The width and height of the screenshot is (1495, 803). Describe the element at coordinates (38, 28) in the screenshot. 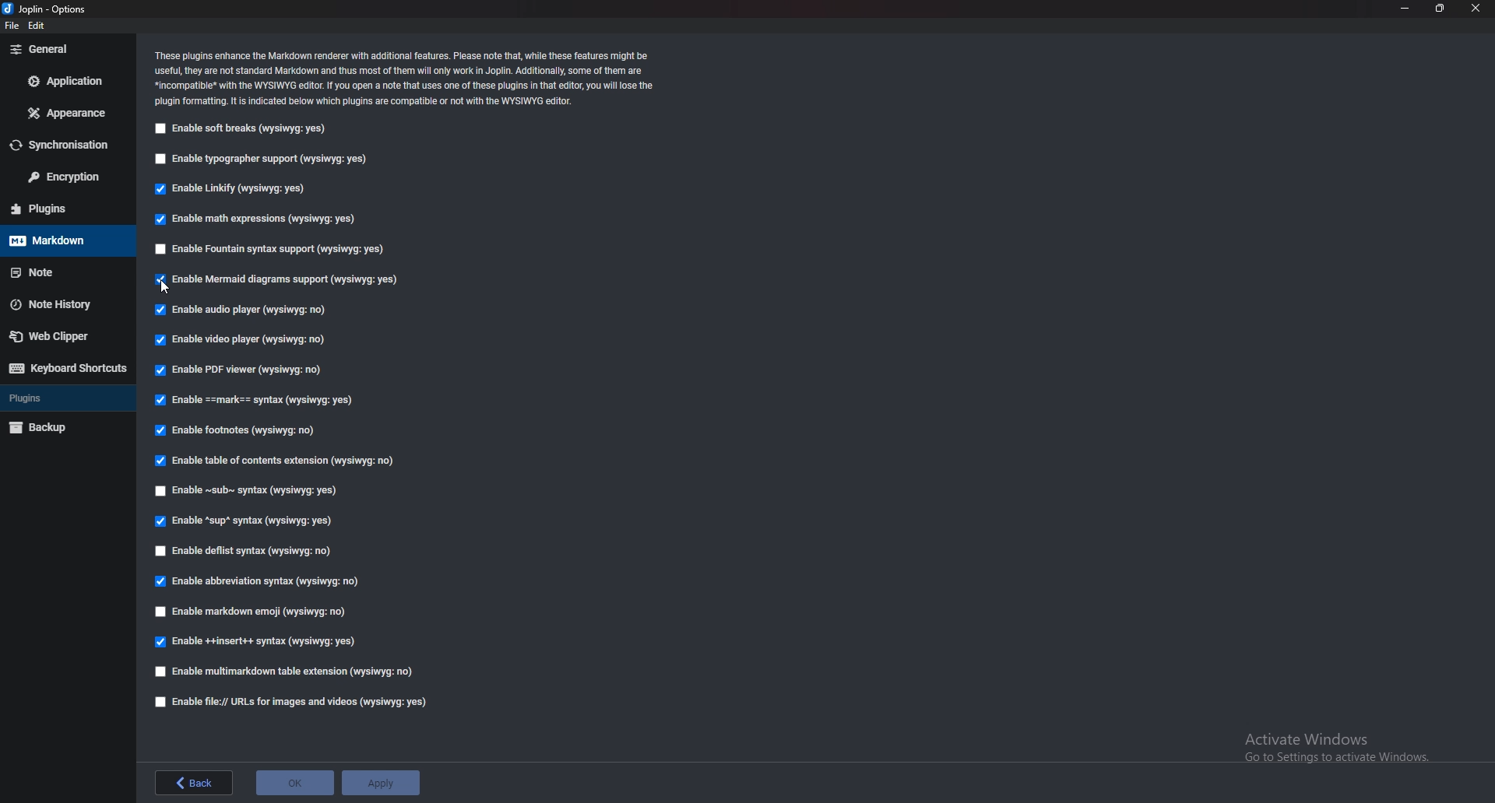

I see `edit` at that location.